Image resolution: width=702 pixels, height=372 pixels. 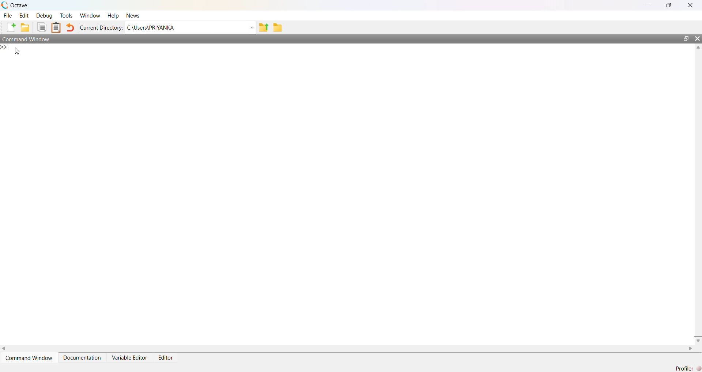 I want to click on Drop-down , so click(x=252, y=28).